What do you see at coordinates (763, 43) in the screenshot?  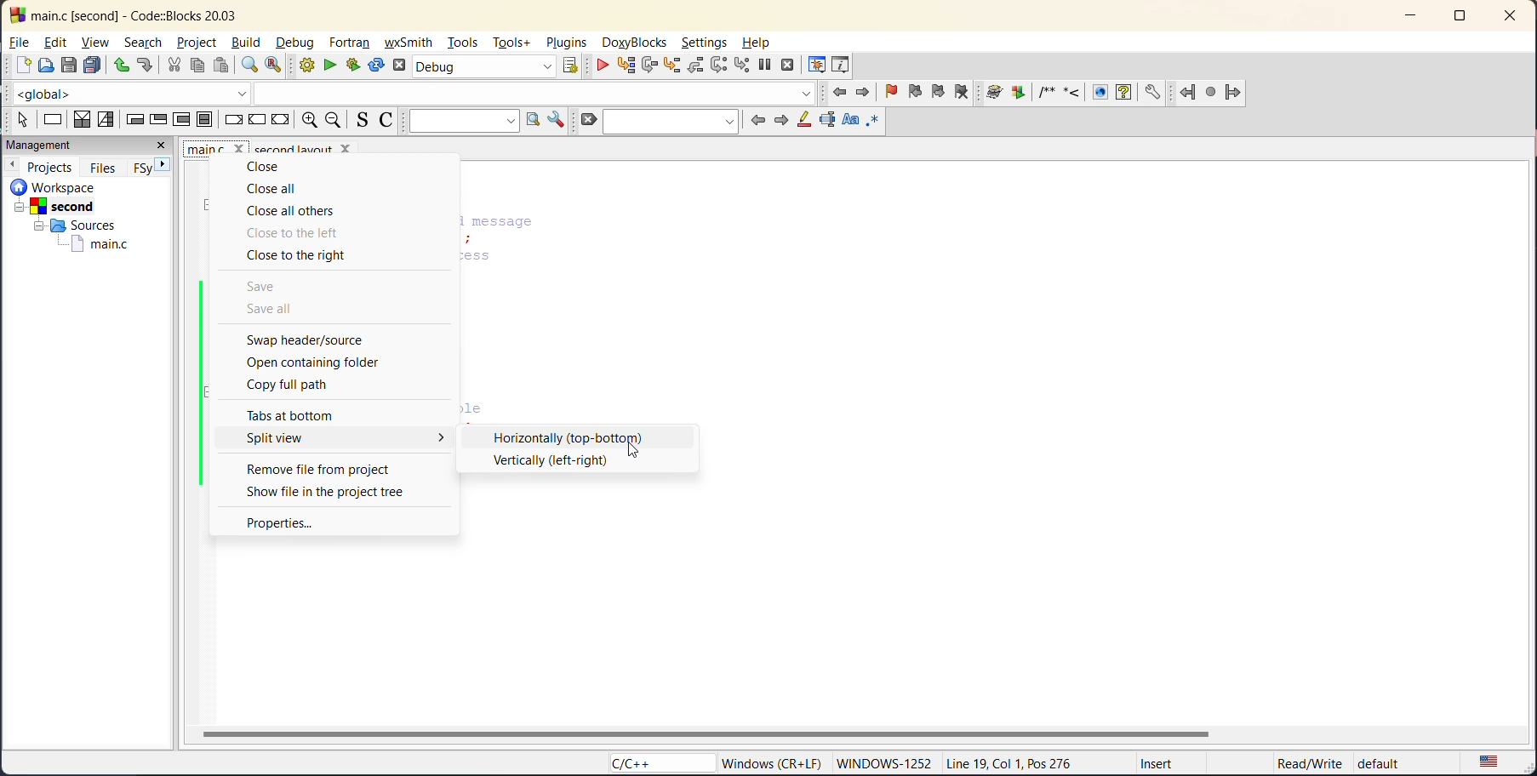 I see `help` at bounding box center [763, 43].